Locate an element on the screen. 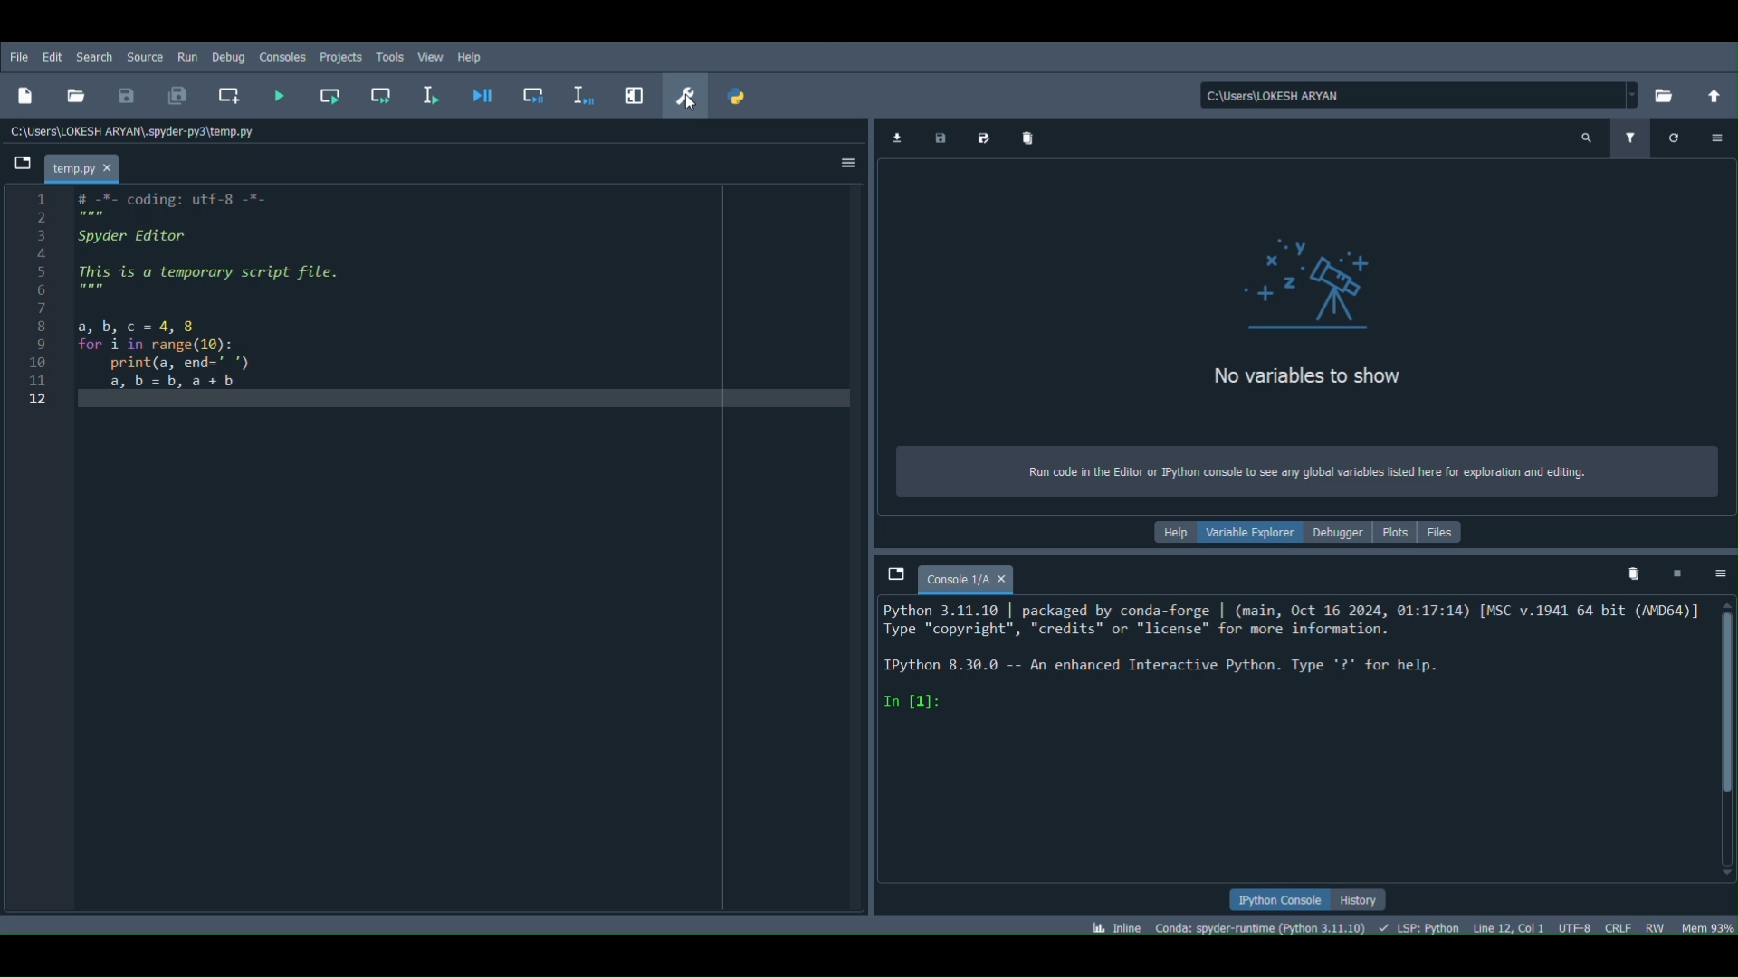  Search variable names and types (Ctrl + F) is located at coordinates (1587, 137).